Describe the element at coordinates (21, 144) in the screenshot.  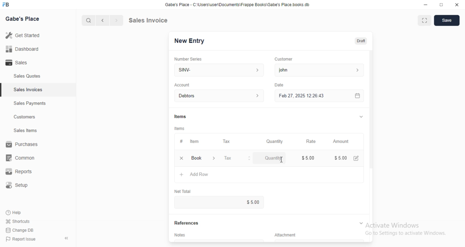
I see `Purchases` at that location.